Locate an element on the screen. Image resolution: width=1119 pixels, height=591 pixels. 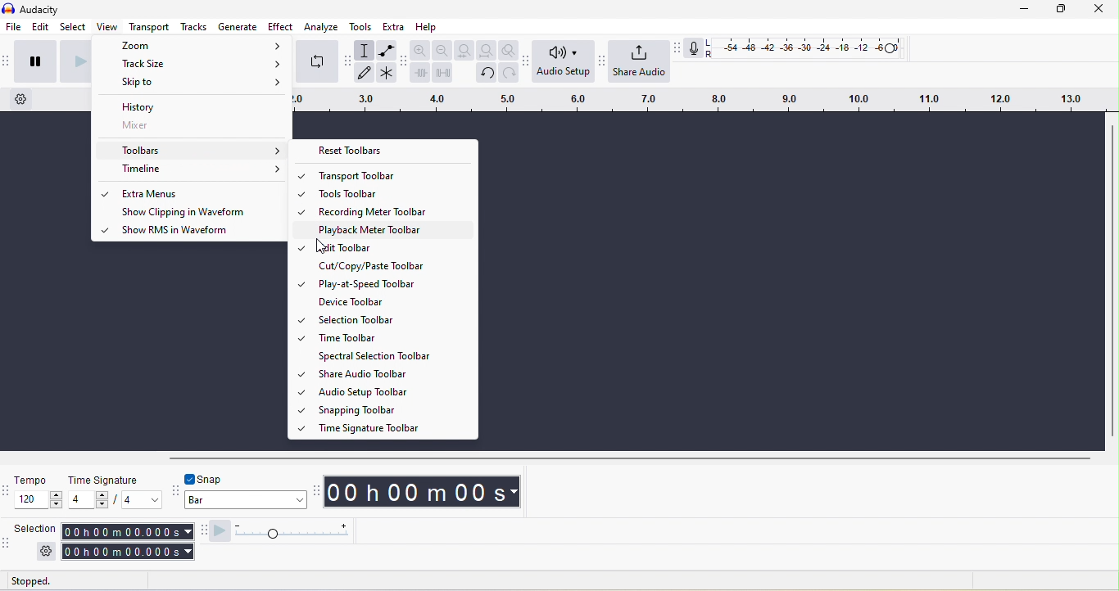
close is located at coordinates (1099, 9).